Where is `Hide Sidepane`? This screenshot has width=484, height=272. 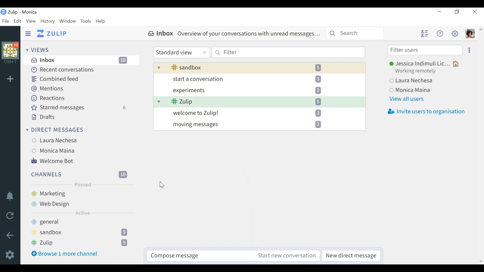 Hide Sidepane is located at coordinates (28, 34).